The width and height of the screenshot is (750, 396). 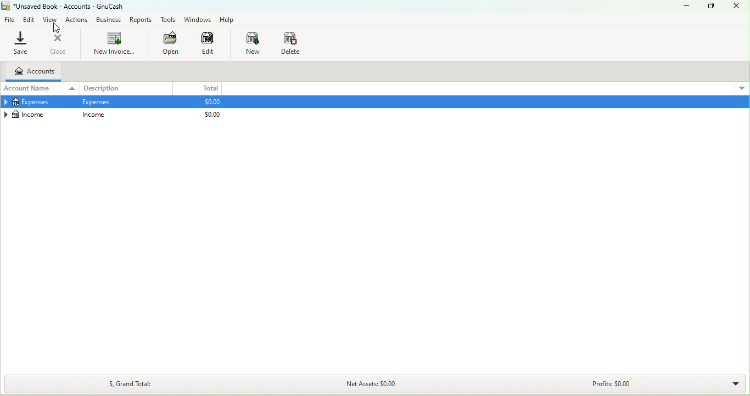 What do you see at coordinates (212, 115) in the screenshot?
I see `$0.00` at bounding box center [212, 115].